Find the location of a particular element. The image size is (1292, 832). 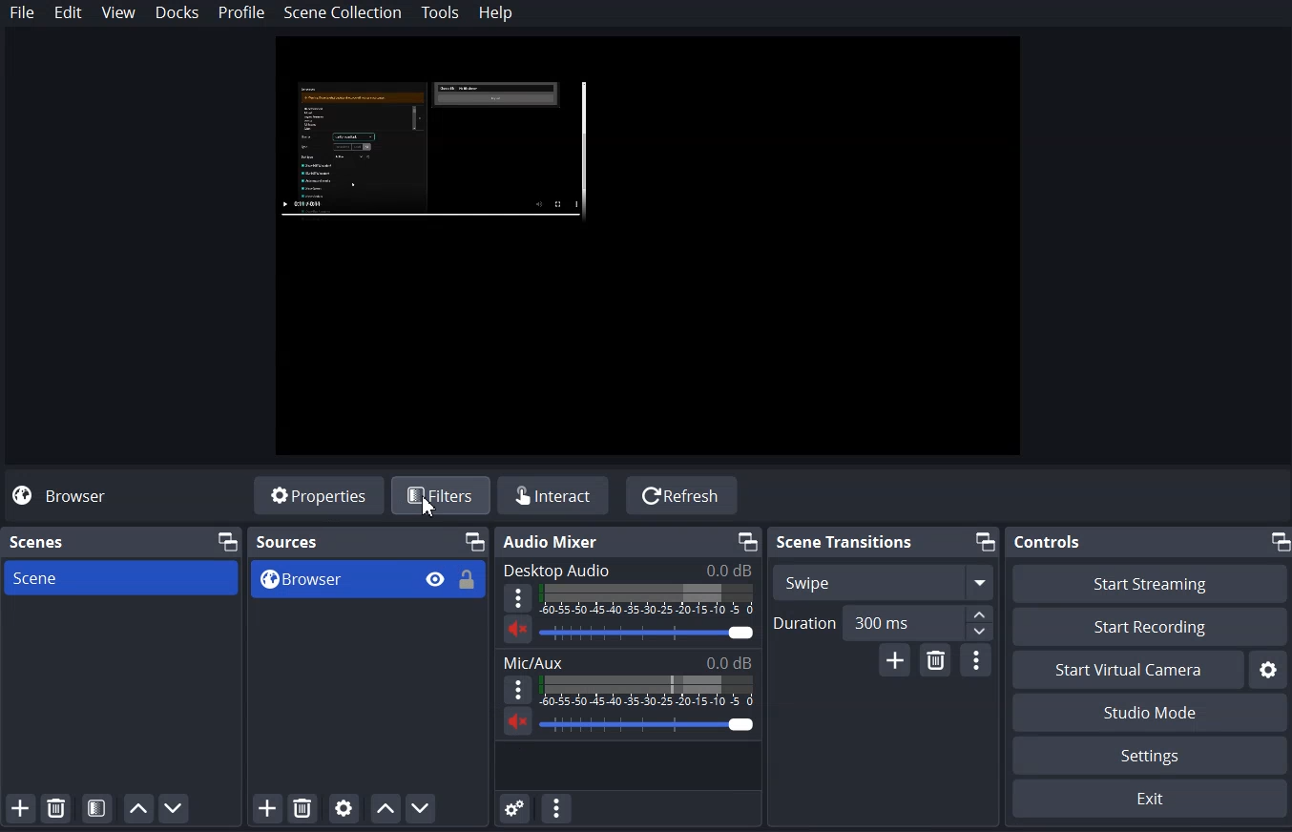

Browse is located at coordinates (64, 496).